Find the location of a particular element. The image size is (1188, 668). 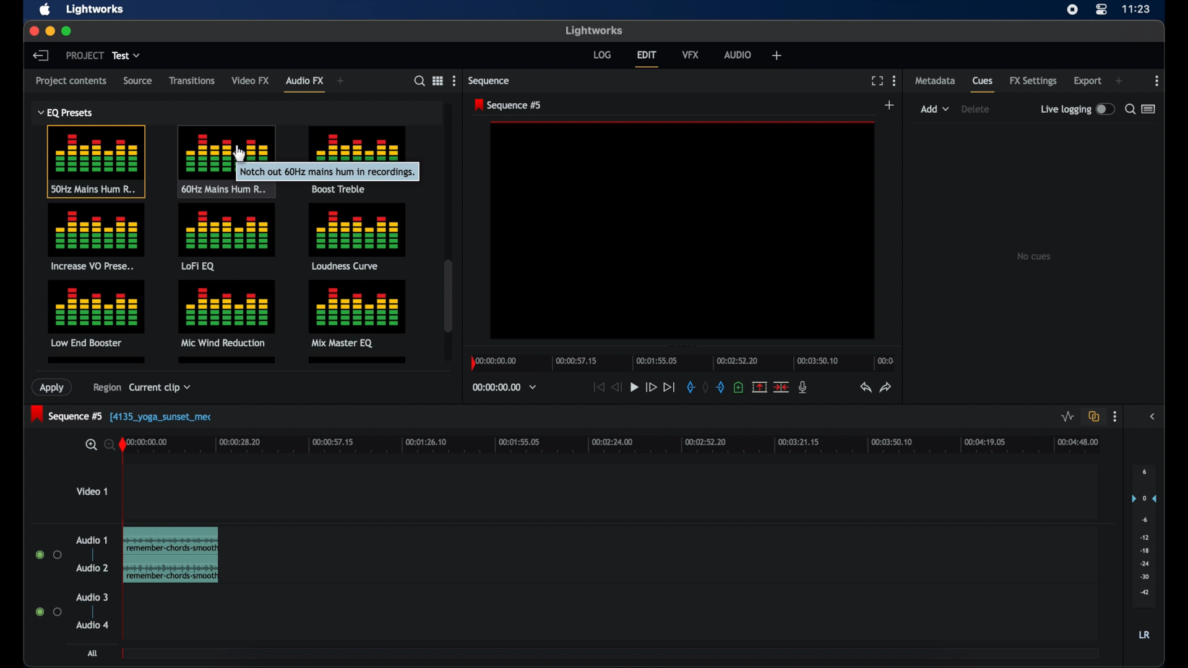

video 1 is located at coordinates (92, 491).